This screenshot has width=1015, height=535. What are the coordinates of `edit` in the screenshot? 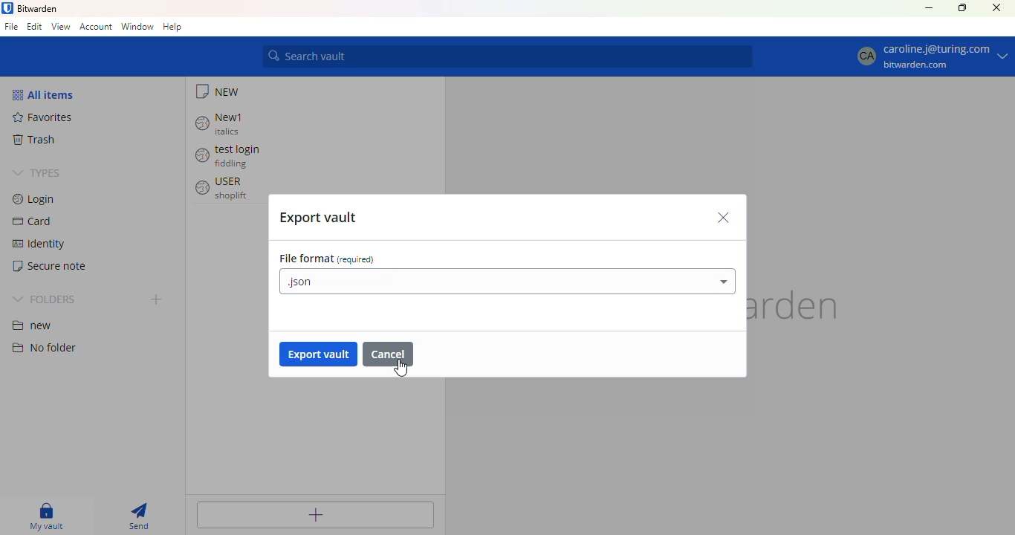 It's located at (34, 27).